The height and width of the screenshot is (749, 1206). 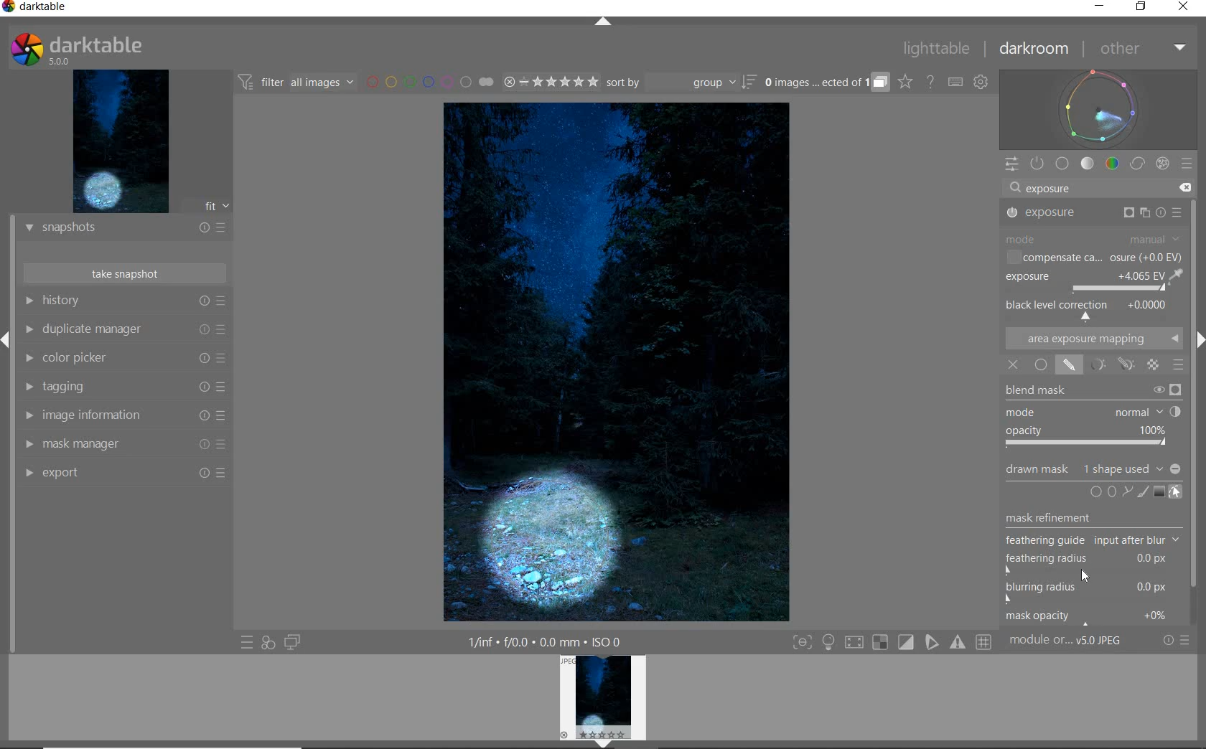 What do you see at coordinates (935, 50) in the screenshot?
I see `LIGHTTABLE` at bounding box center [935, 50].